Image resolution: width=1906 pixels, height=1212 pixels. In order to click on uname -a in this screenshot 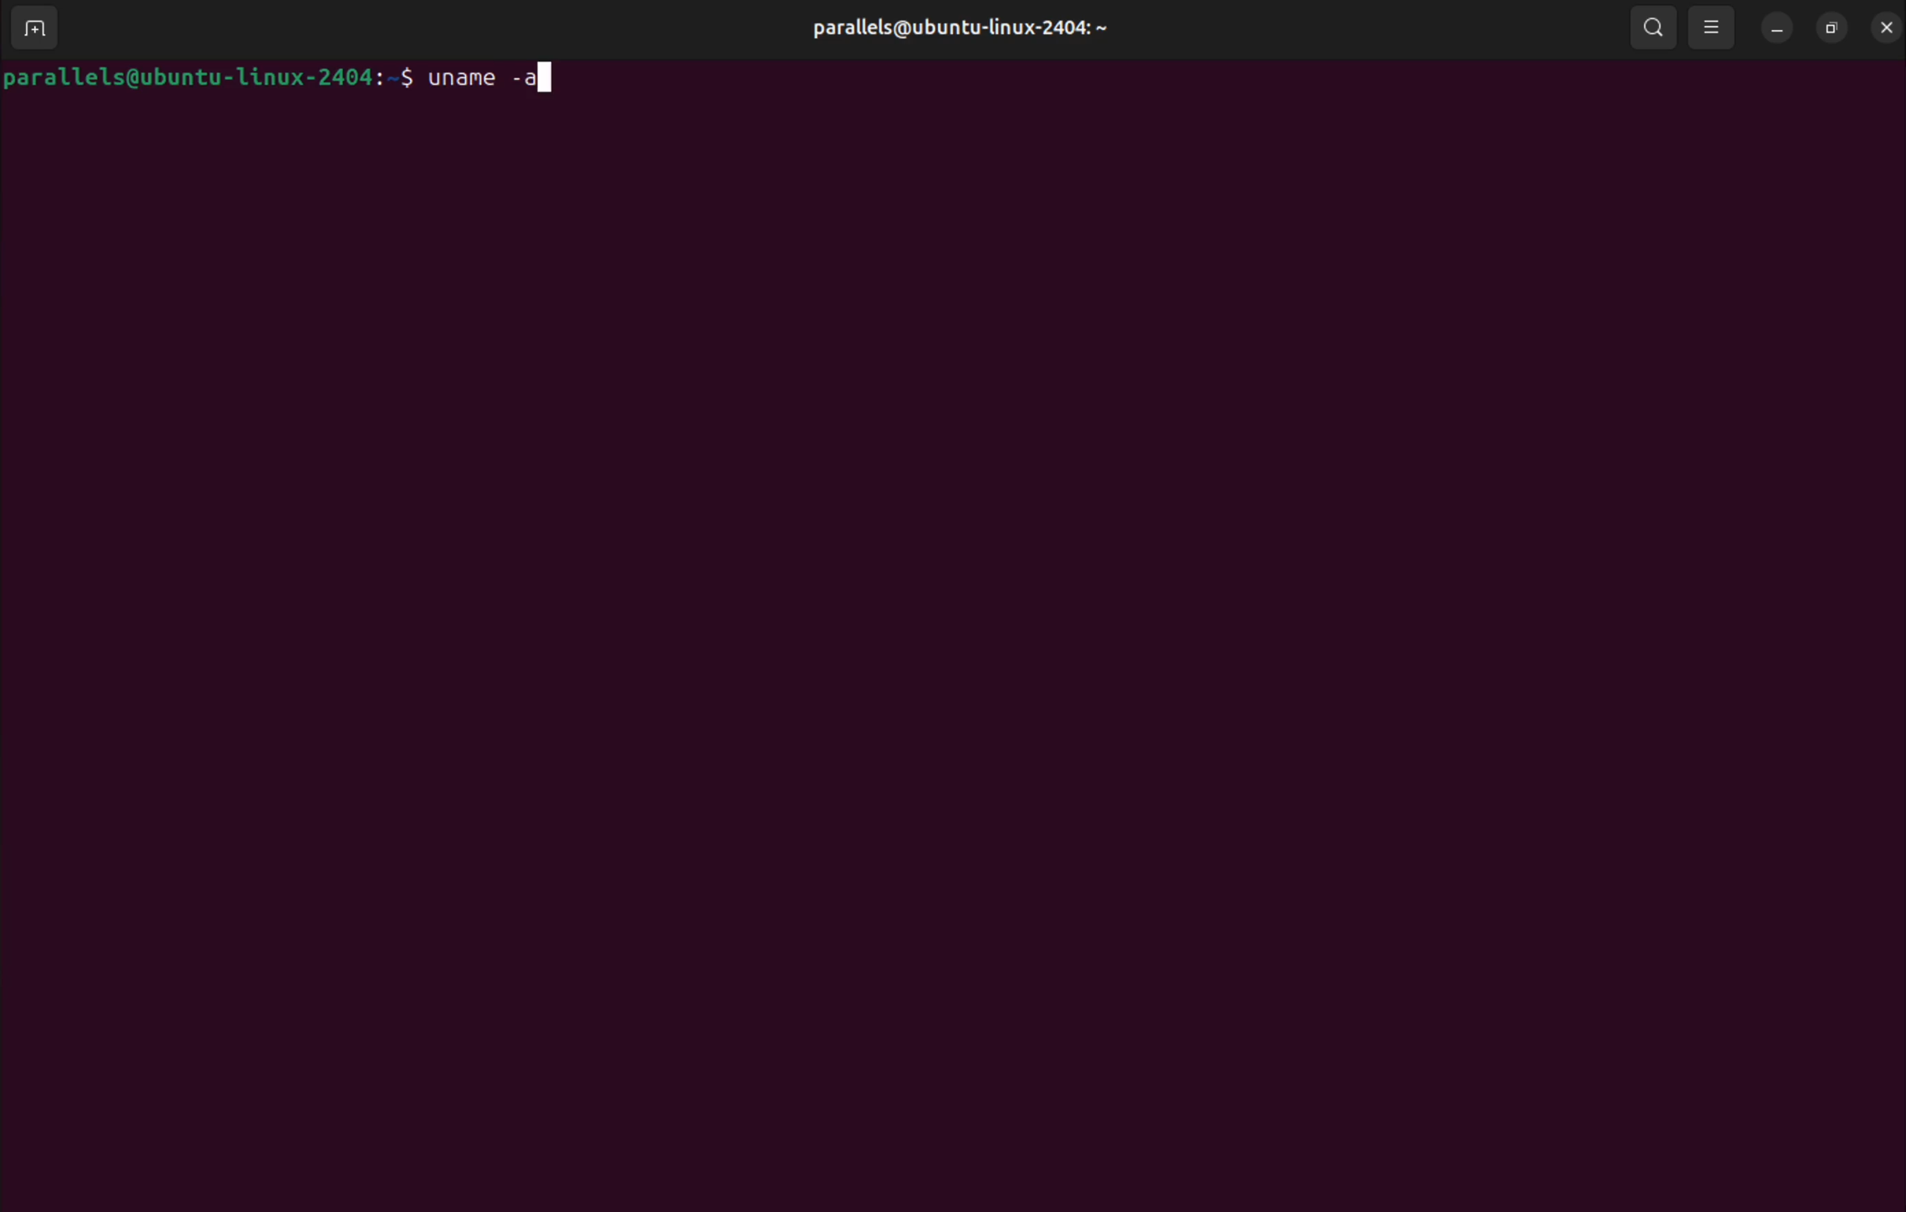, I will do `click(496, 76)`.